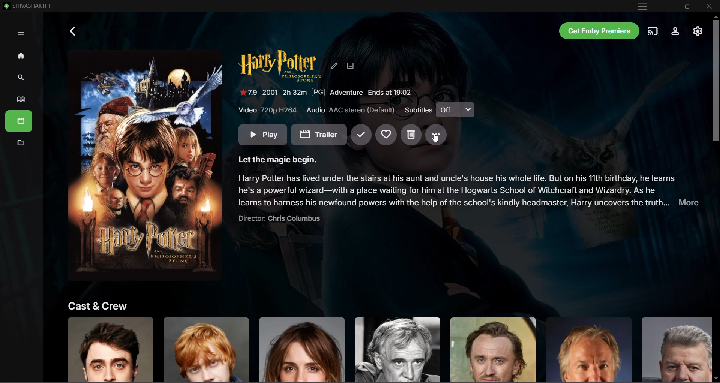  Describe the element at coordinates (654, 31) in the screenshot. I see `Play on another device` at that location.